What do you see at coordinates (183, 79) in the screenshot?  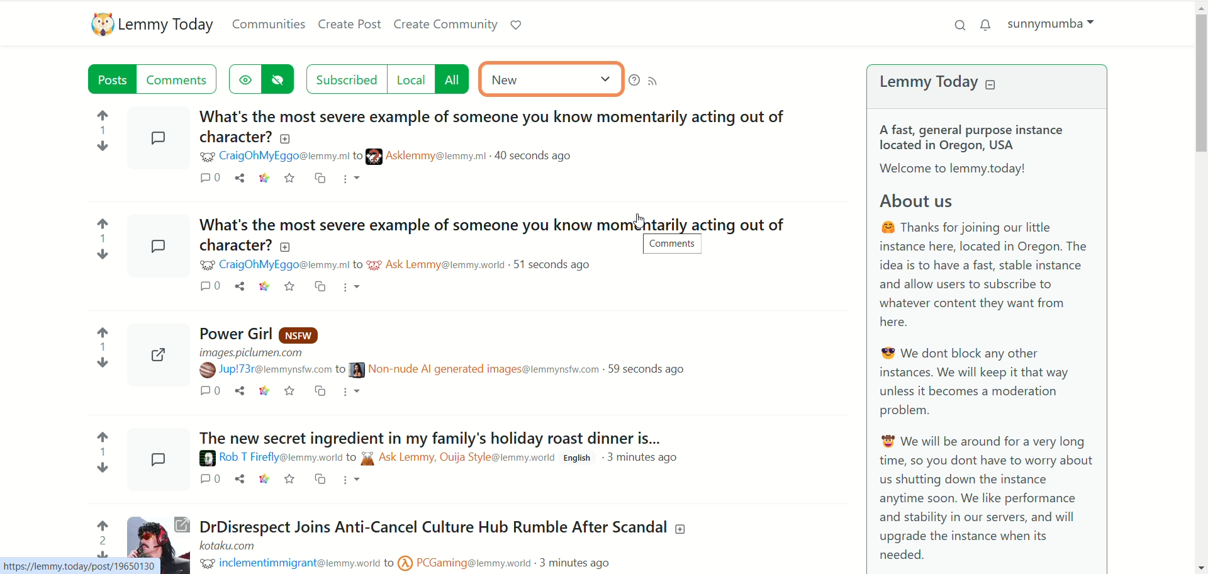 I see `comments` at bounding box center [183, 79].